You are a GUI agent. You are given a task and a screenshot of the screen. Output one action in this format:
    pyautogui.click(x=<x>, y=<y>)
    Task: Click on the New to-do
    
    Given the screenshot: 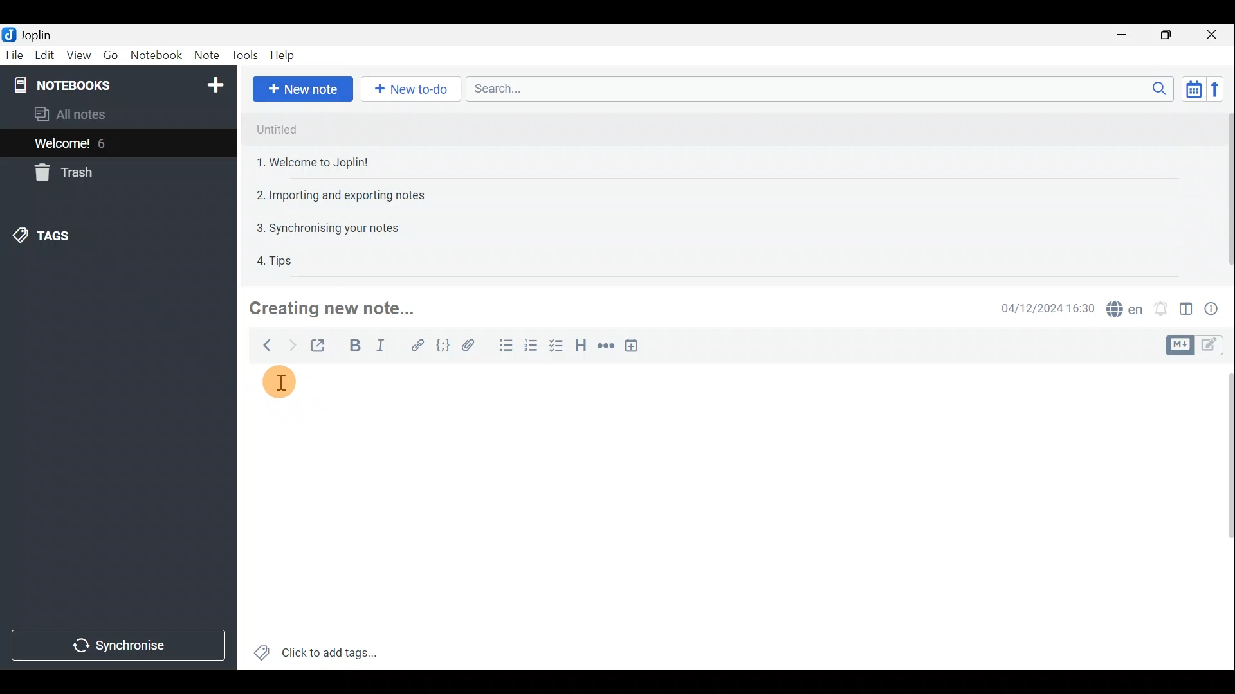 What is the action you would take?
    pyautogui.click(x=407, y=89)
    